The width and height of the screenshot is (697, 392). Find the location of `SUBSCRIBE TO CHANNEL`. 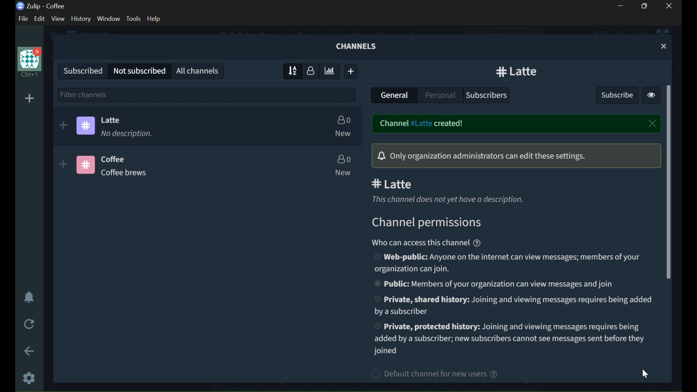

SUBSCRIBE TO CHANNEL is located at coordinates (63, 125).